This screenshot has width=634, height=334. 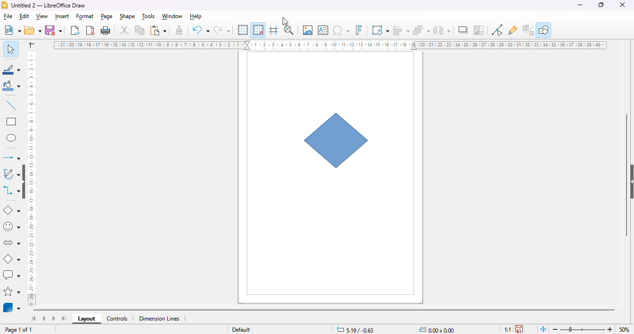 I want to click on select at least three objects to distribute, so click(x=443, y=30).